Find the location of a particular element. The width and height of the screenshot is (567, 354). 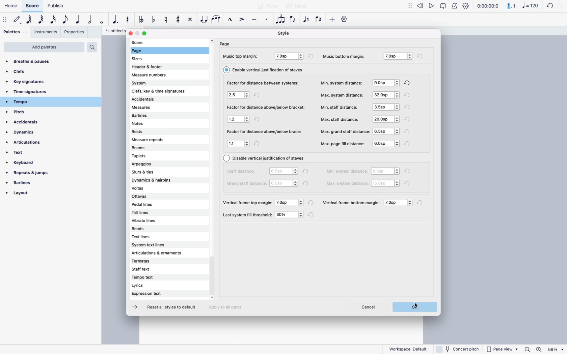

toggle natural is located at coordinates (166, 21).